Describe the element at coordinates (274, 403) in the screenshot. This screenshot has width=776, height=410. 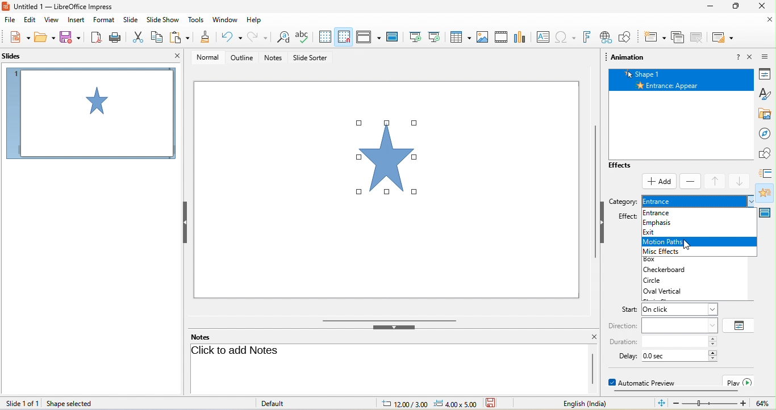
I see `default` at that location.